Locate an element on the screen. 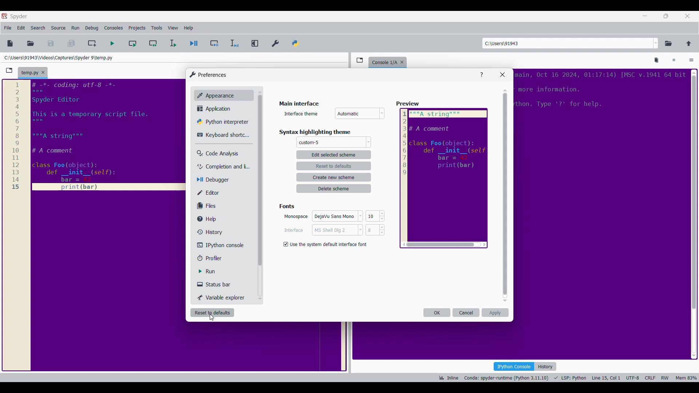 The width and height of the screenshot is (699, 393). Appearance, current setting highlighted is located at coordinates (224, 95).